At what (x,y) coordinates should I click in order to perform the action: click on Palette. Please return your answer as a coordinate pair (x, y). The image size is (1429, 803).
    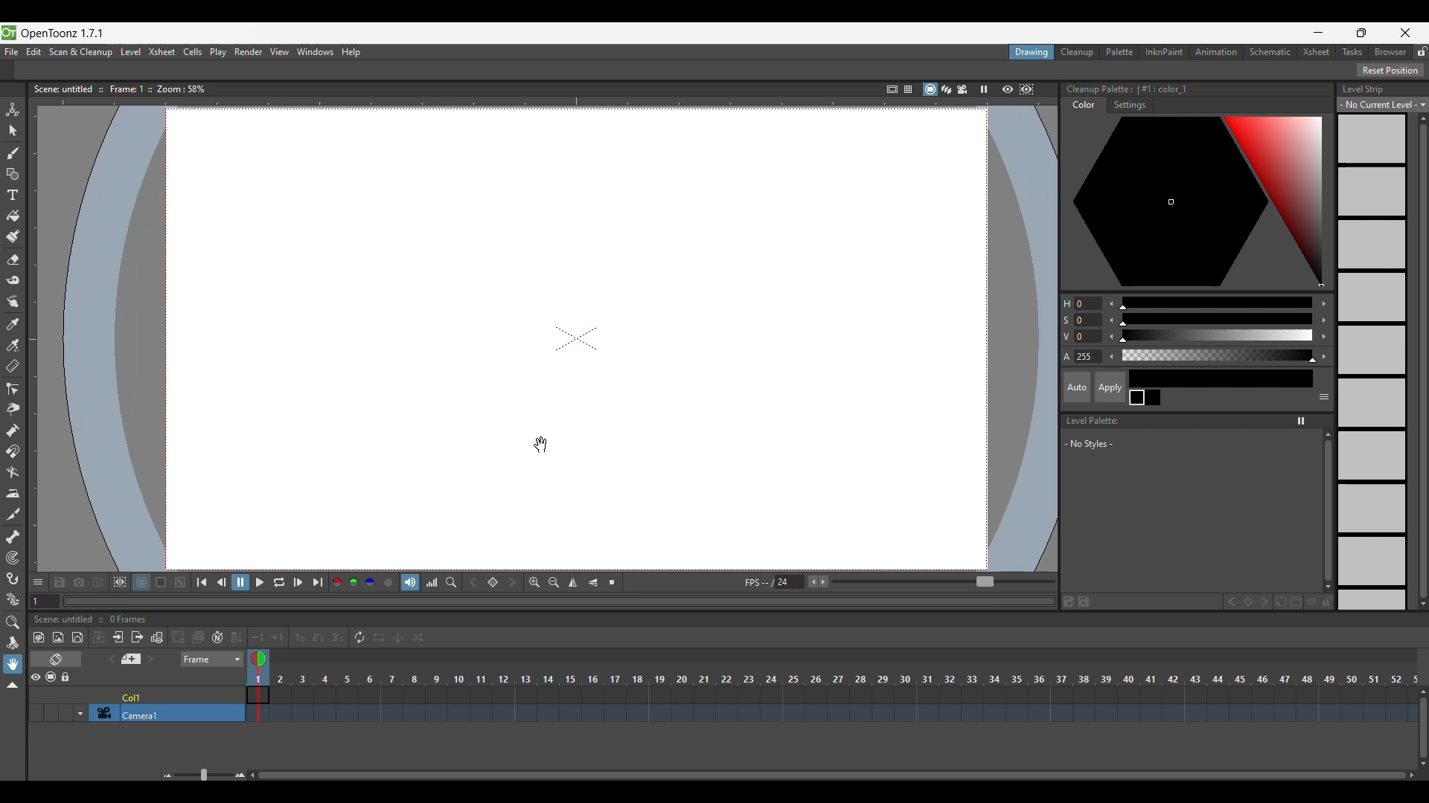
    Looking at the image, I should click on (1119, 52).